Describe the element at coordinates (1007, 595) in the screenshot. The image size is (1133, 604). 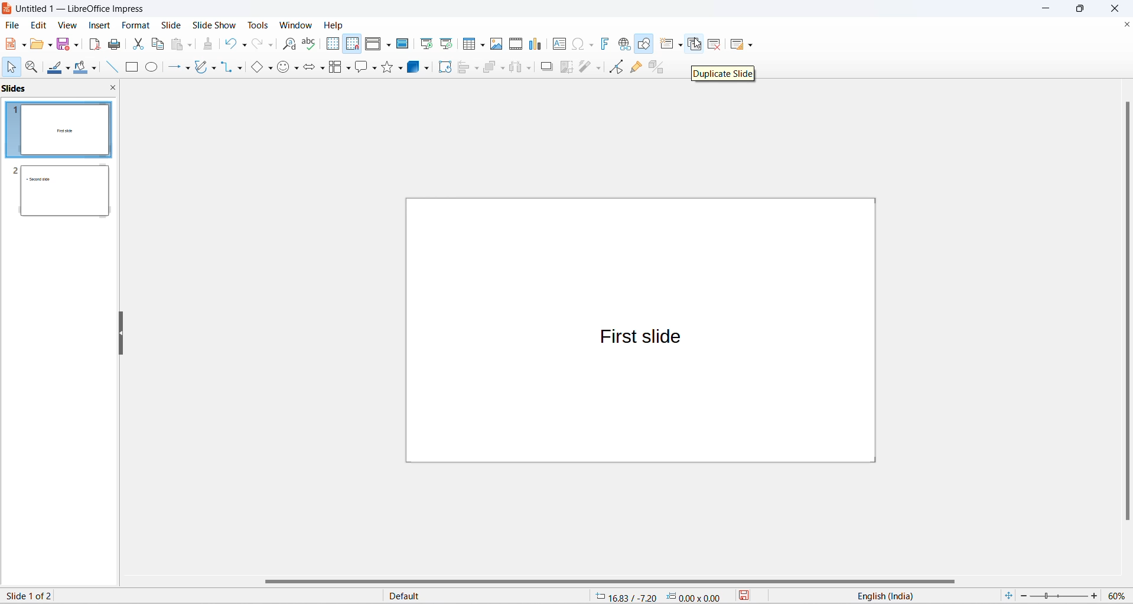
I see `fit slide to current window` at that location.